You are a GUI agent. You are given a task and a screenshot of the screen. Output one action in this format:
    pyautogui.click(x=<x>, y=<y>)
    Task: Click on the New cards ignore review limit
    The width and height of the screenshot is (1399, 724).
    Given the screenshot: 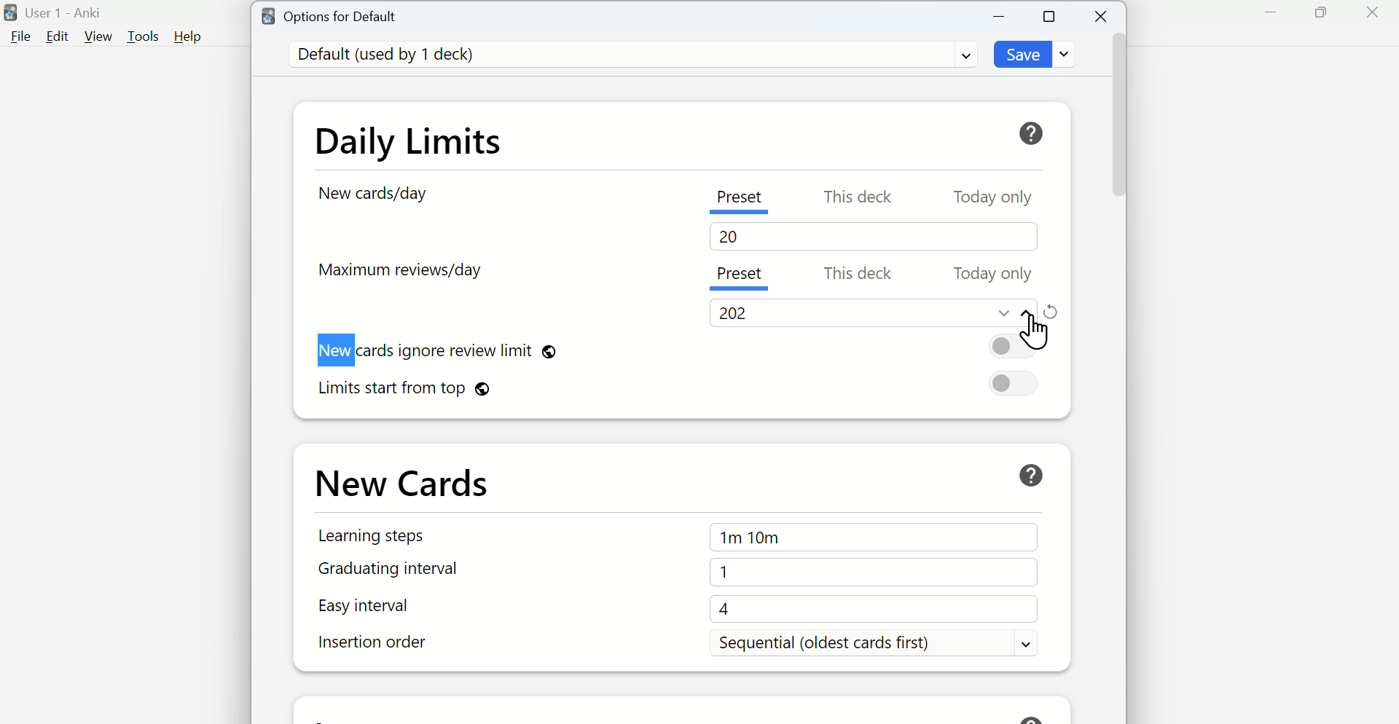 What is the action you would take?
    pyautogui.click(x=682, y=347)
    